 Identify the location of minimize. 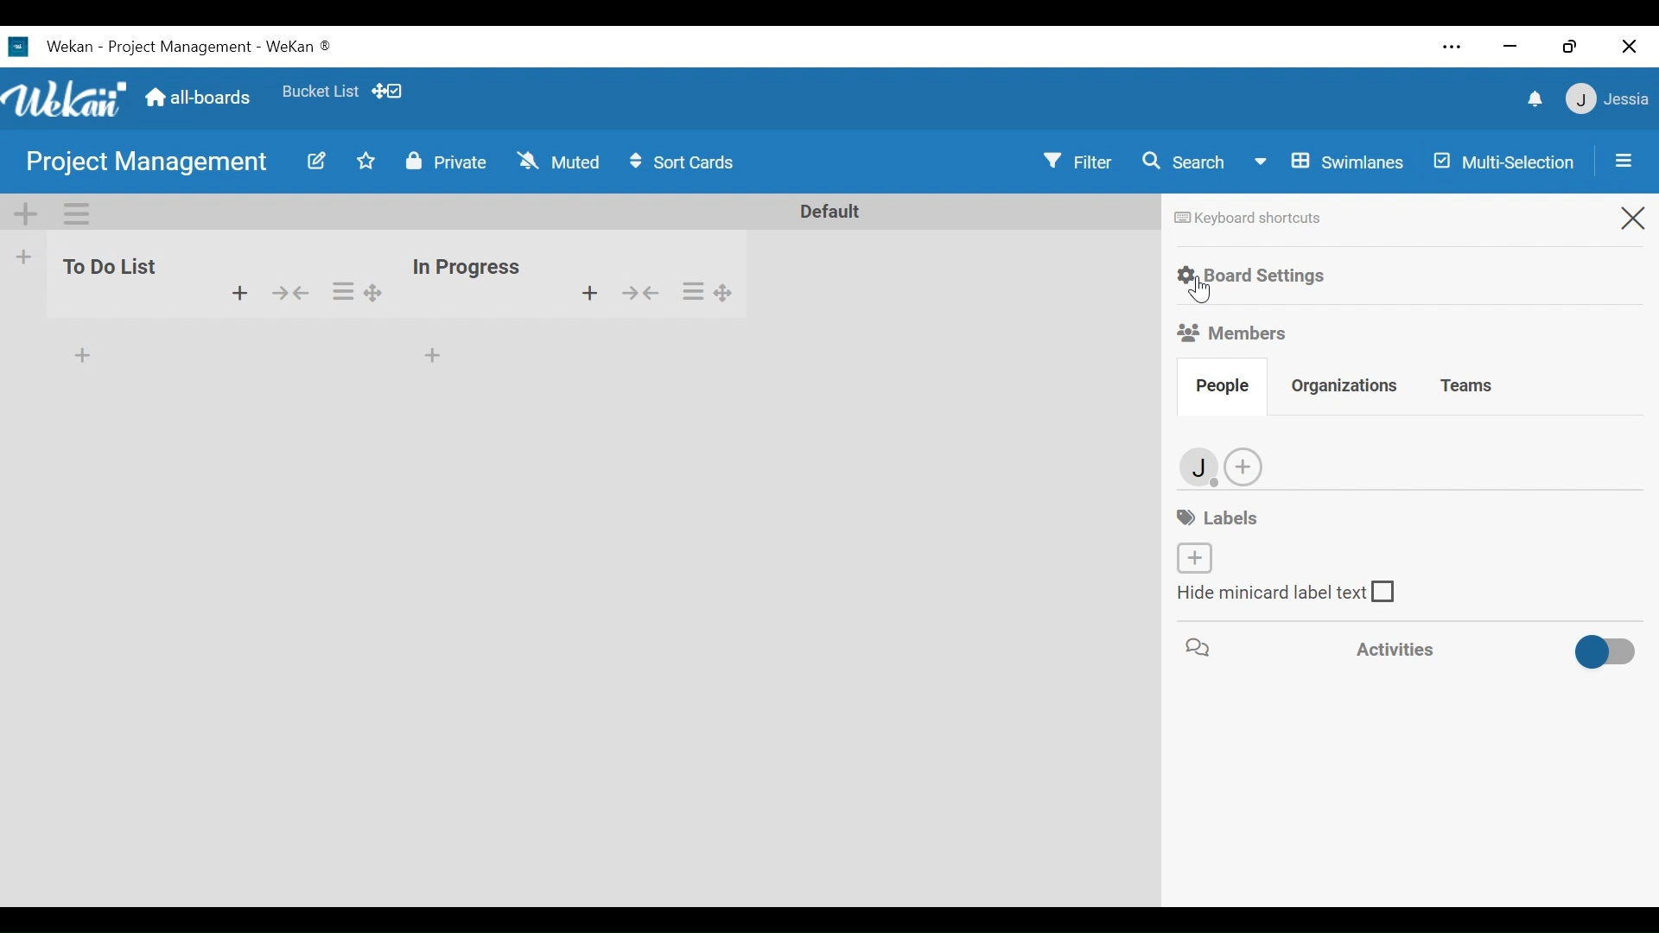
(1510, 48).